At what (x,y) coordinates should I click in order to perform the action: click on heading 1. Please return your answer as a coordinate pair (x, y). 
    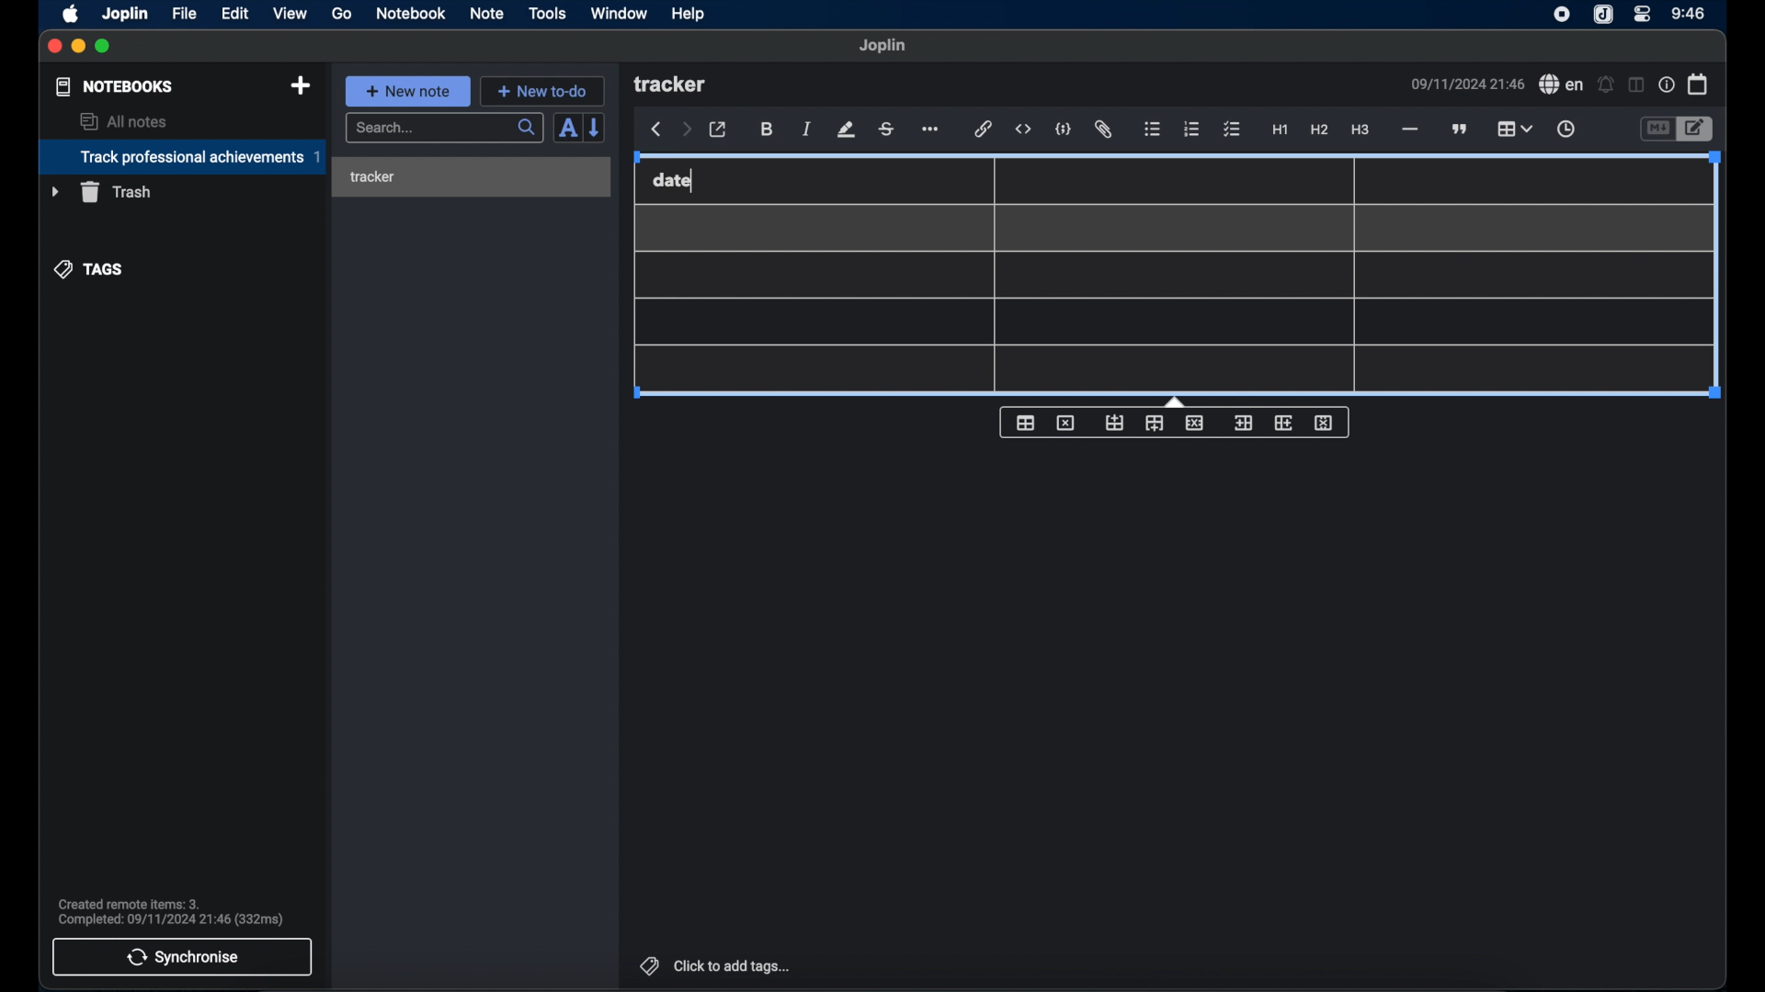
    Looking at the image, I should click on (1280, 130).